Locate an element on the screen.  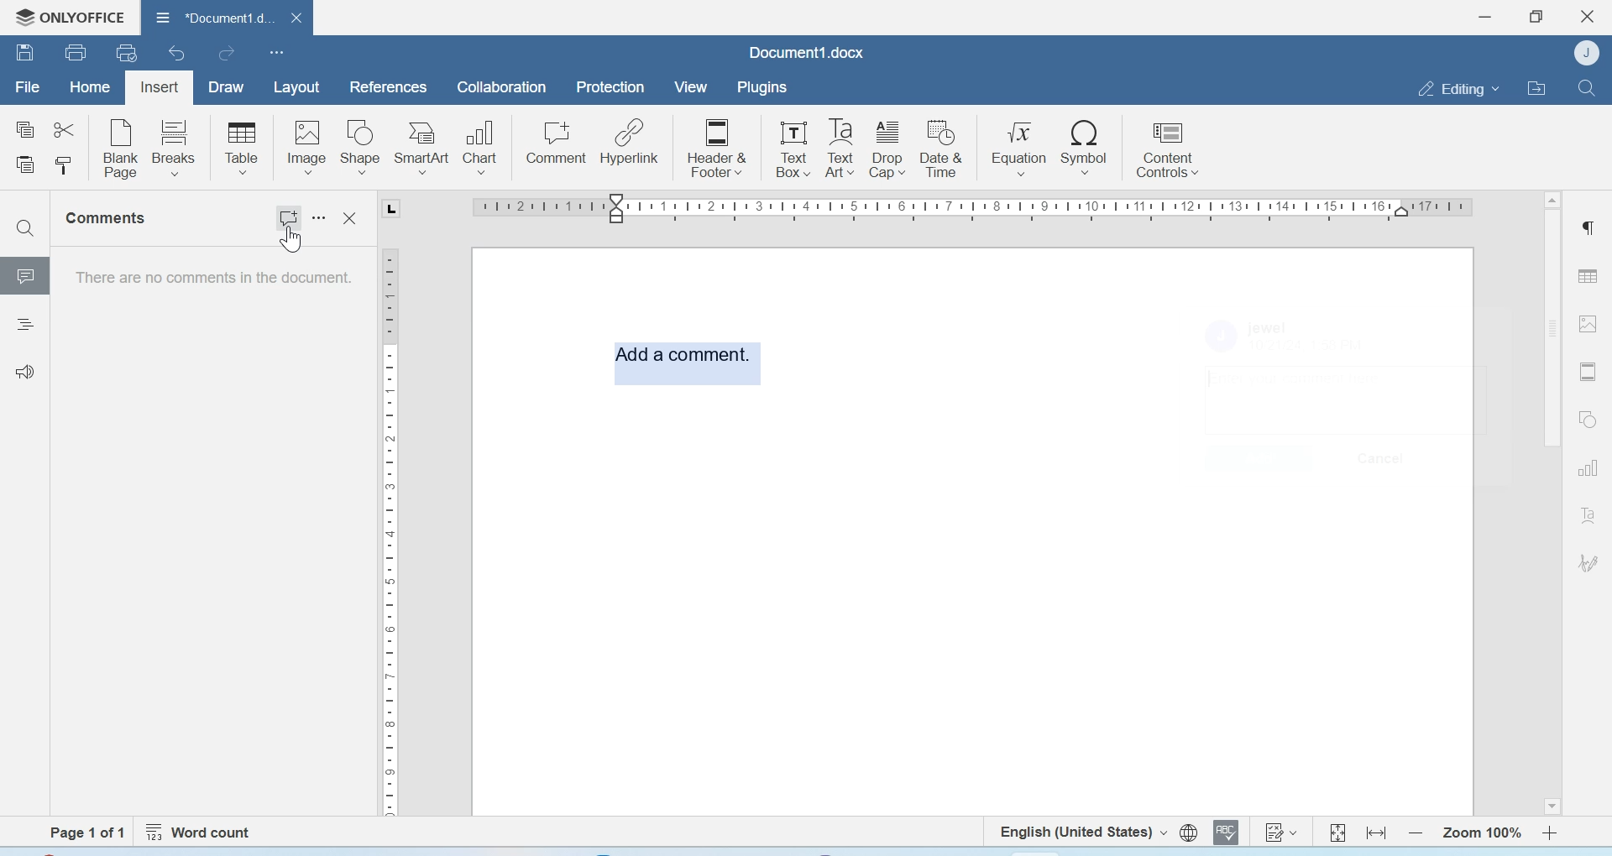
Chart is located at coordinates (482, 145).